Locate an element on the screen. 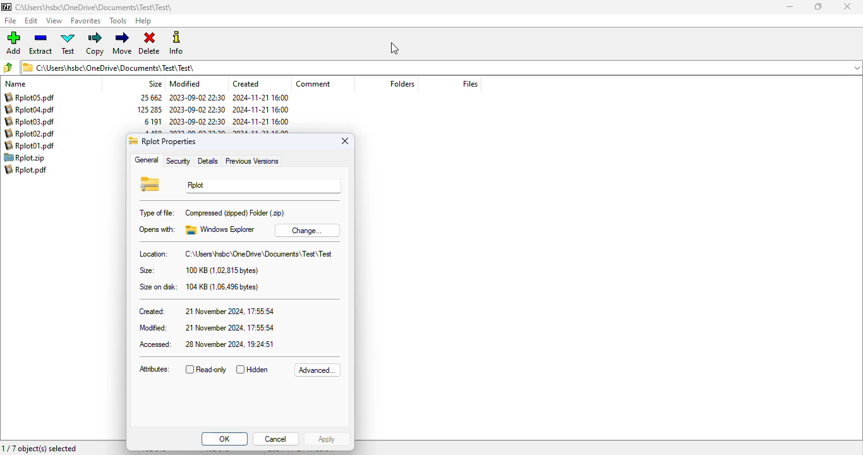 The width and height of the screenshot is (863, 455). help is located at coordinates (143, 21).